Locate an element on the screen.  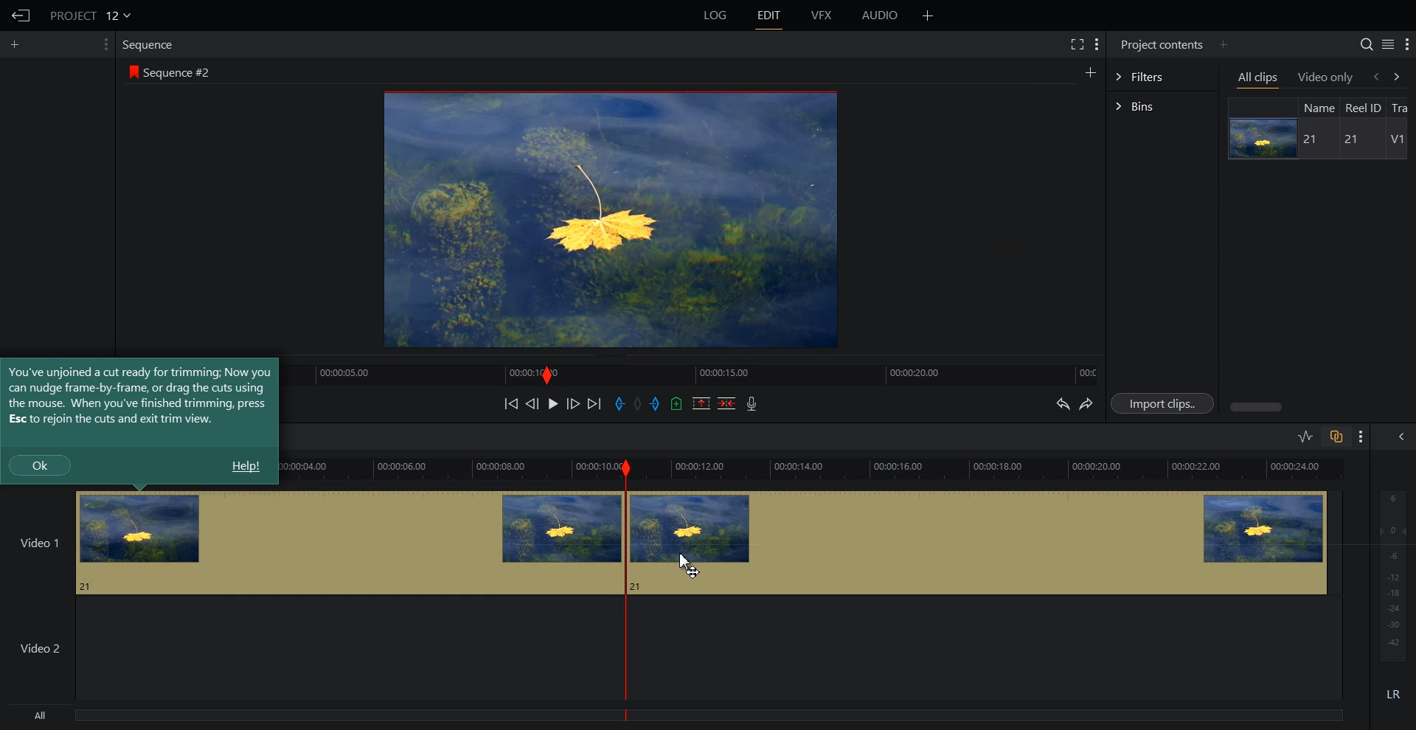
Move Forward is located at coordinates (594, 403).